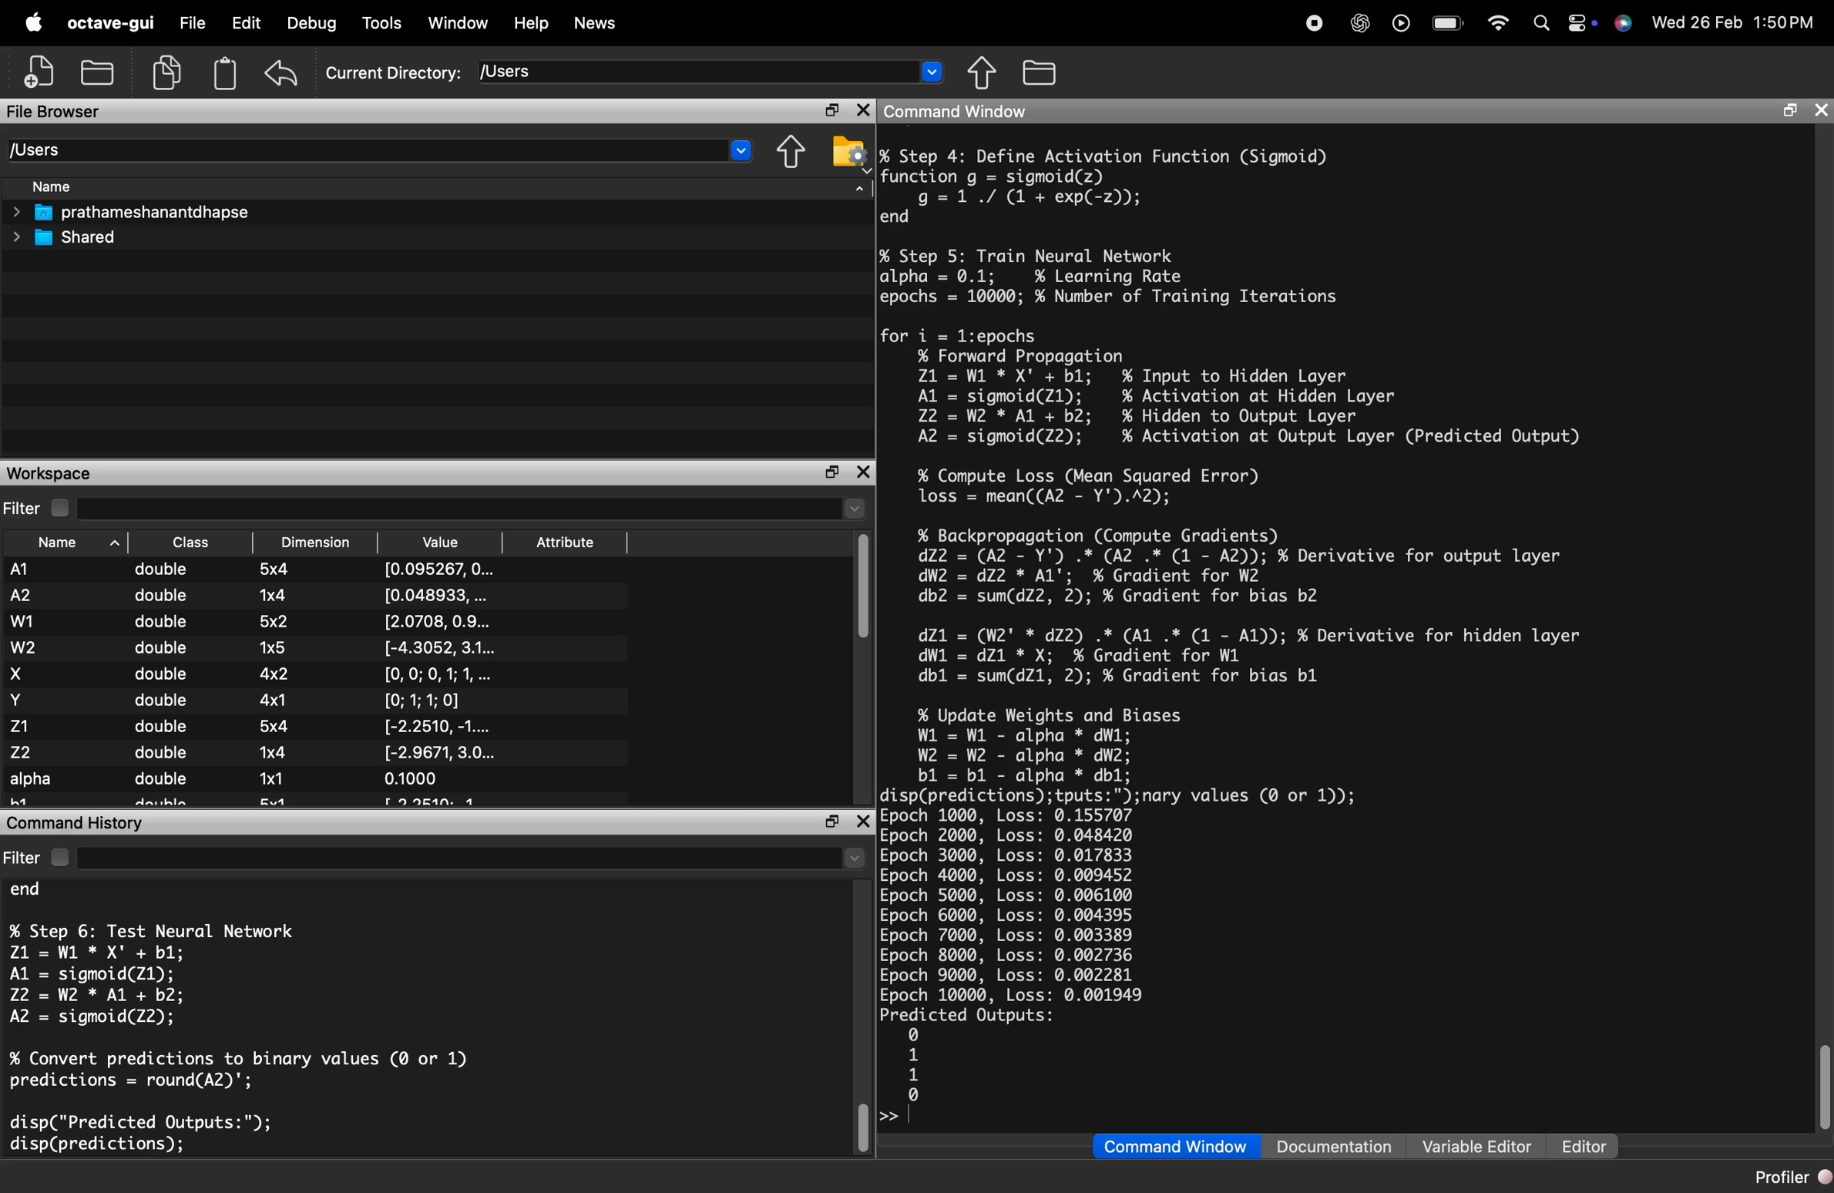 This screenshot has height=1193, width=1834. Describe the element at coordinates (282, 72) in the screenshot. I see `Undo` at that location.